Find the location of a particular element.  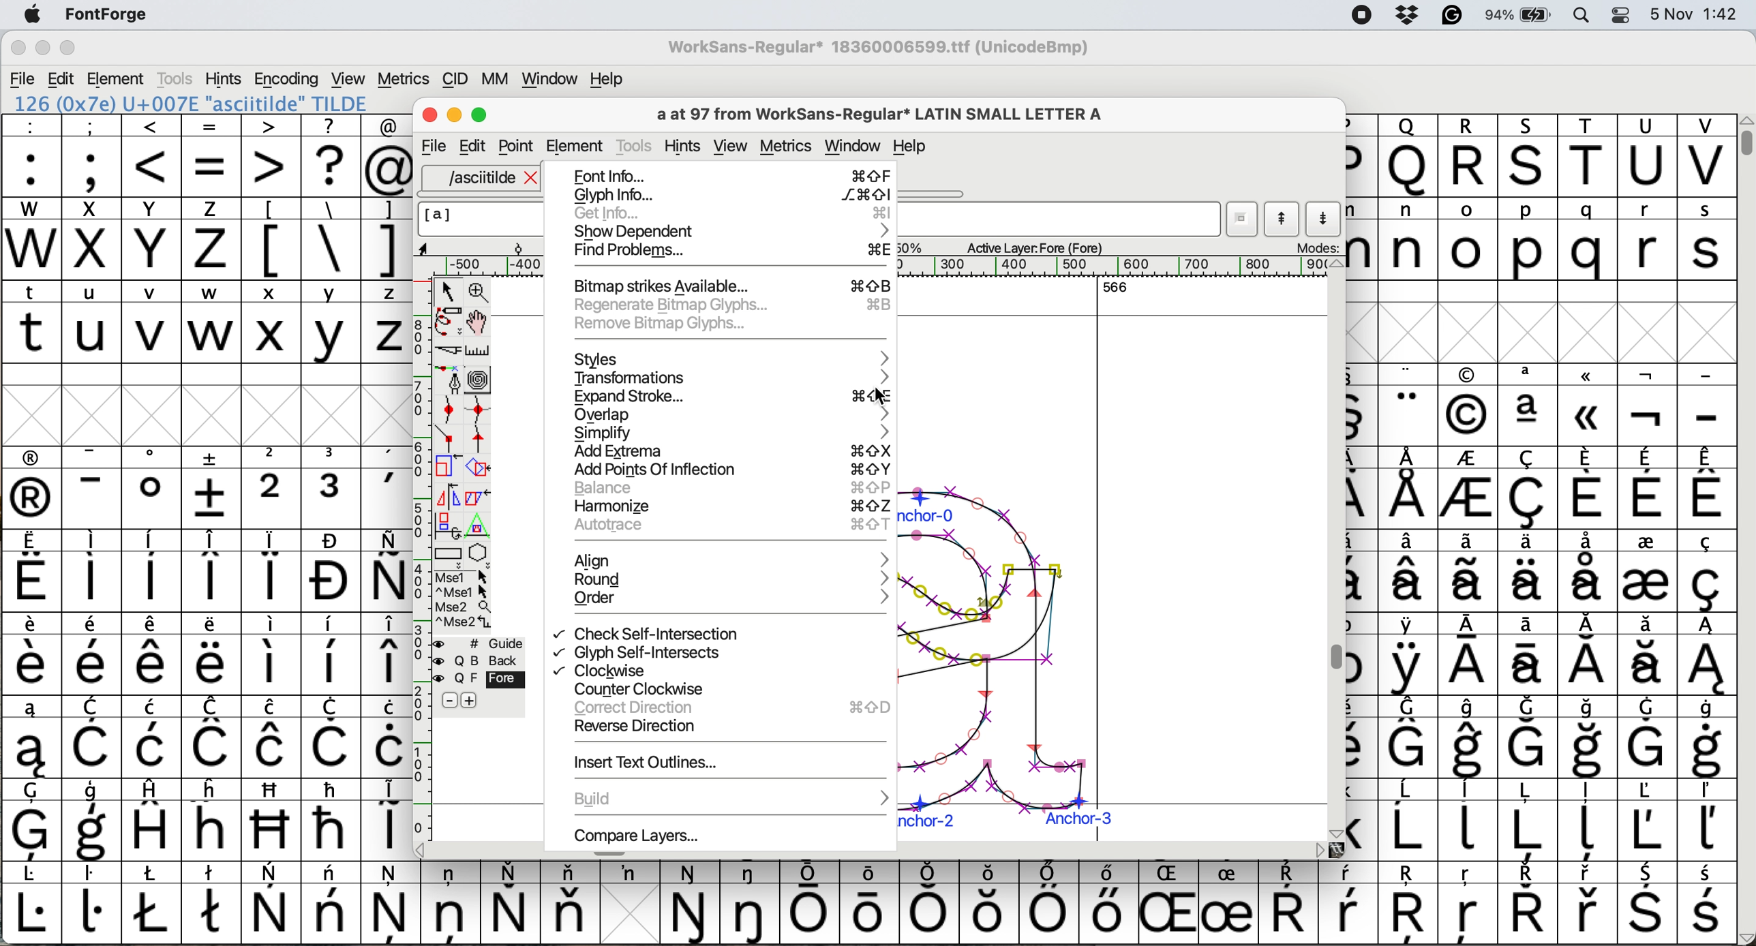

edit is located at coordinates (63, 79).